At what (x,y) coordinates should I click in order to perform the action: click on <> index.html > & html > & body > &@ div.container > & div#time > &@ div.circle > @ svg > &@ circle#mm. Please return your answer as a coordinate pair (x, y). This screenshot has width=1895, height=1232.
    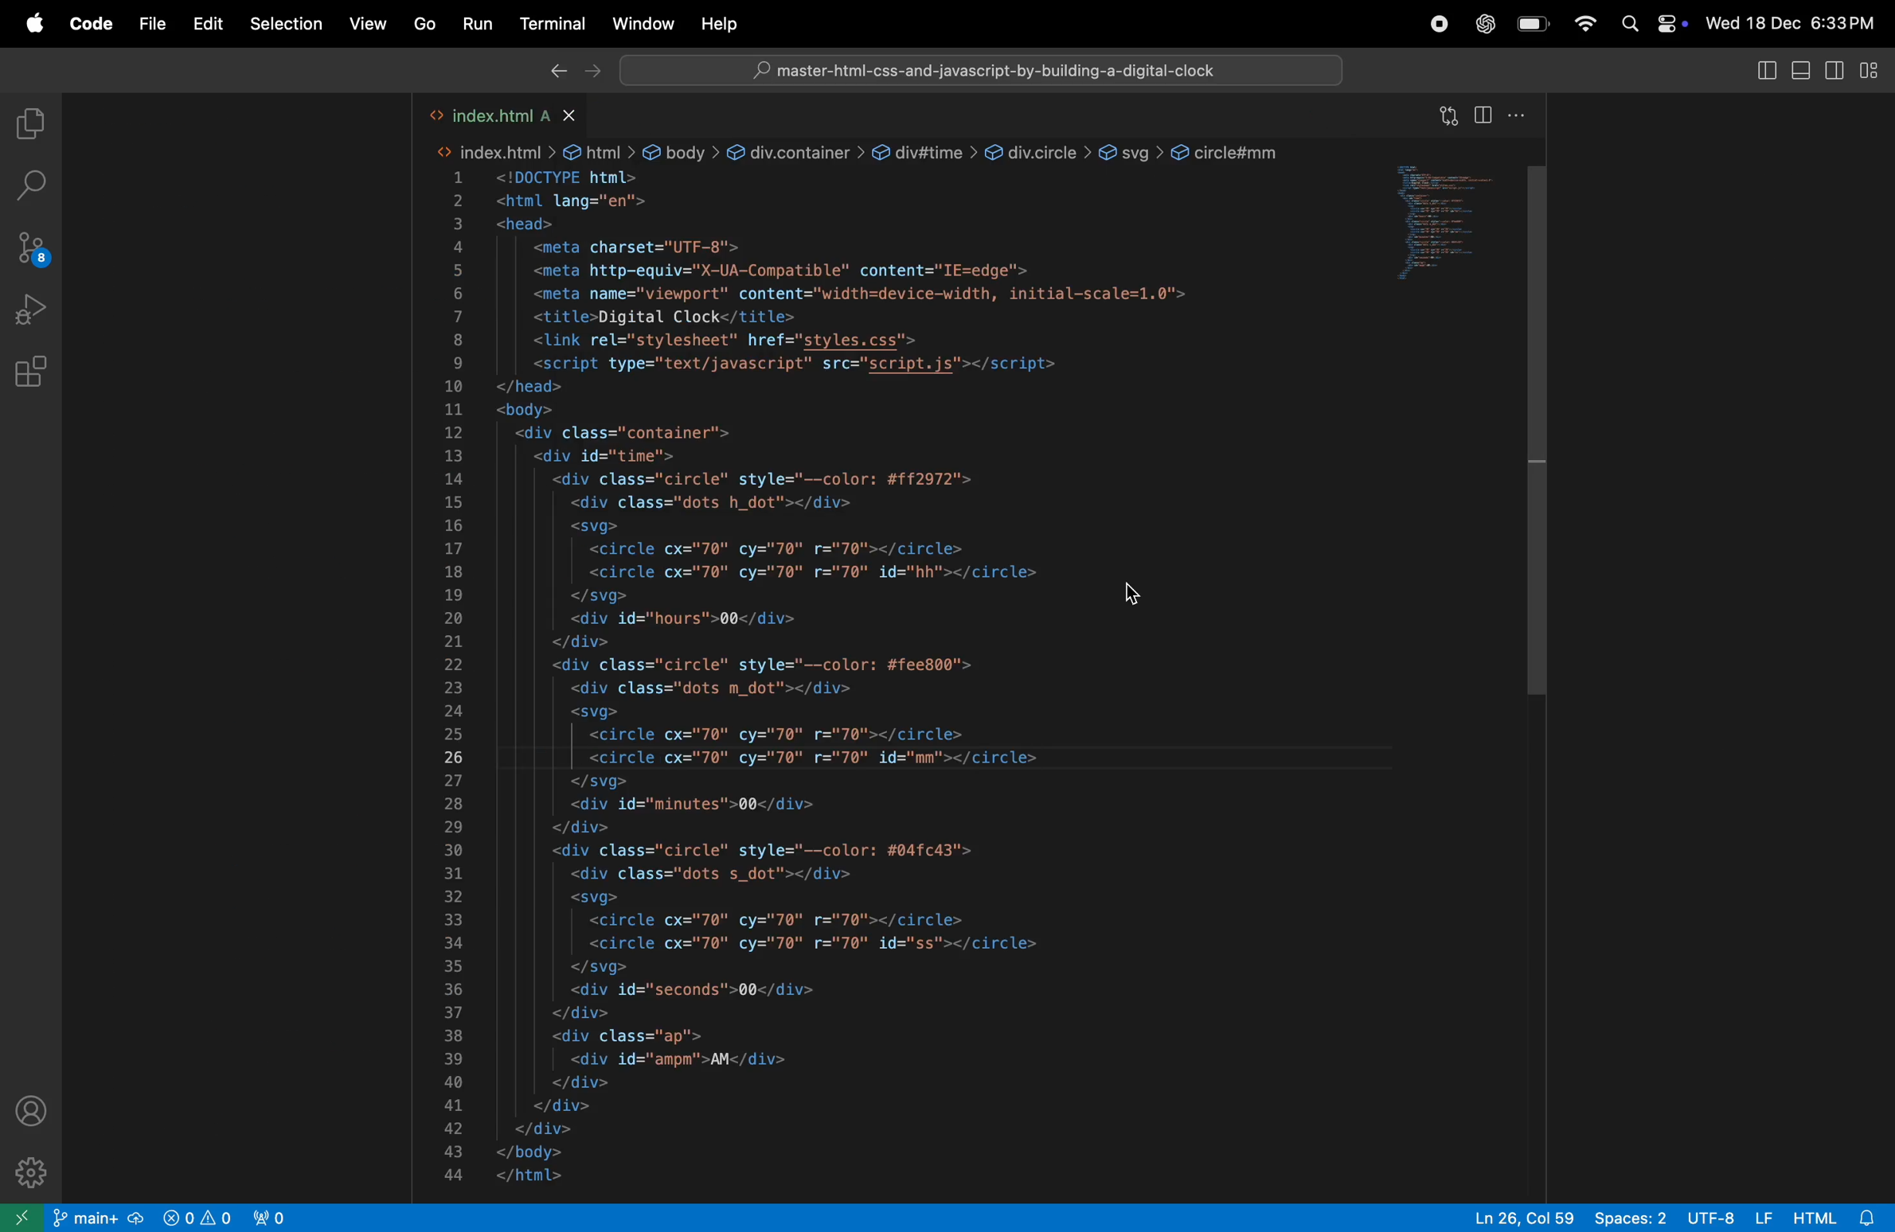
    Looking at the image, I should click on (856, 148).